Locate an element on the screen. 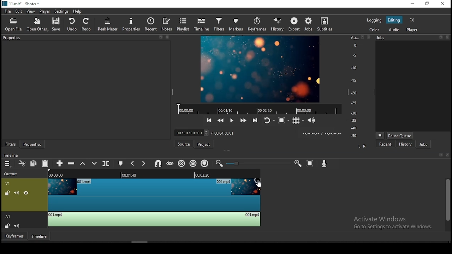 Image resolution: width=452 pixels, height=254 pixels. toggle player after looping is located at coordinates (268, 121).